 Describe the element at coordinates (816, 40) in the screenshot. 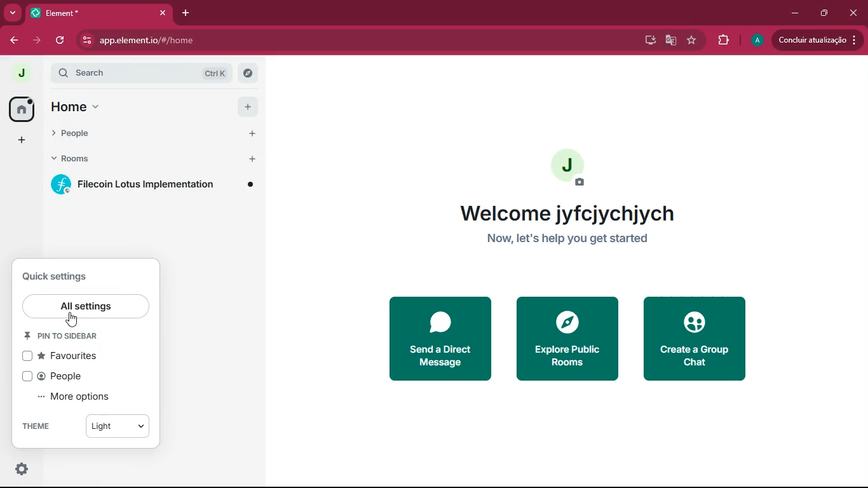

I see `Conduir atualizacado` at that location.